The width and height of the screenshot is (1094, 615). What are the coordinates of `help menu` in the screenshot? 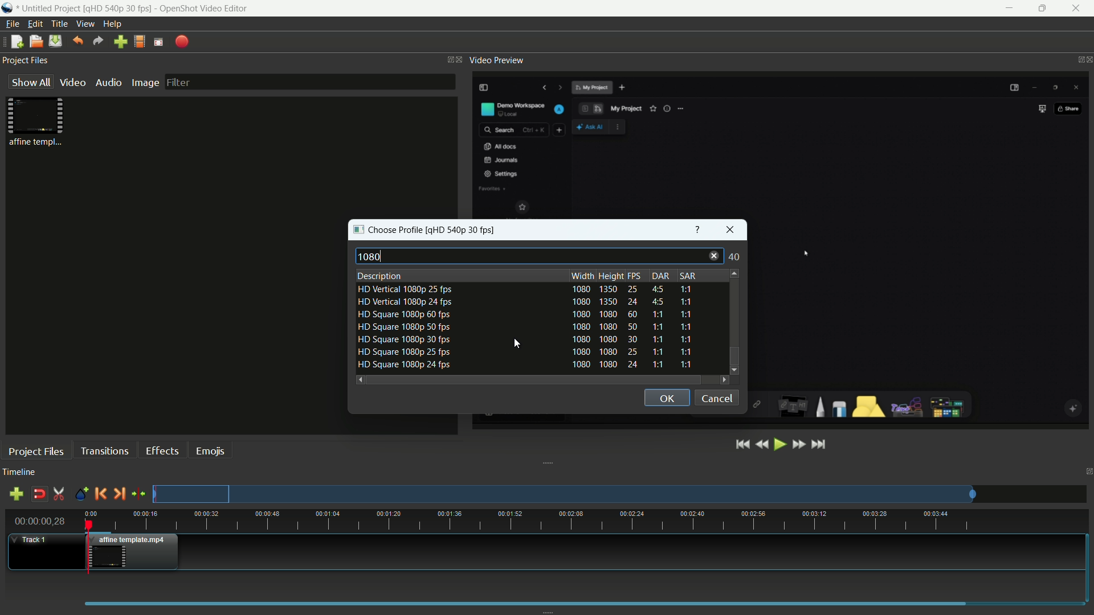 It's located at (112, 24).